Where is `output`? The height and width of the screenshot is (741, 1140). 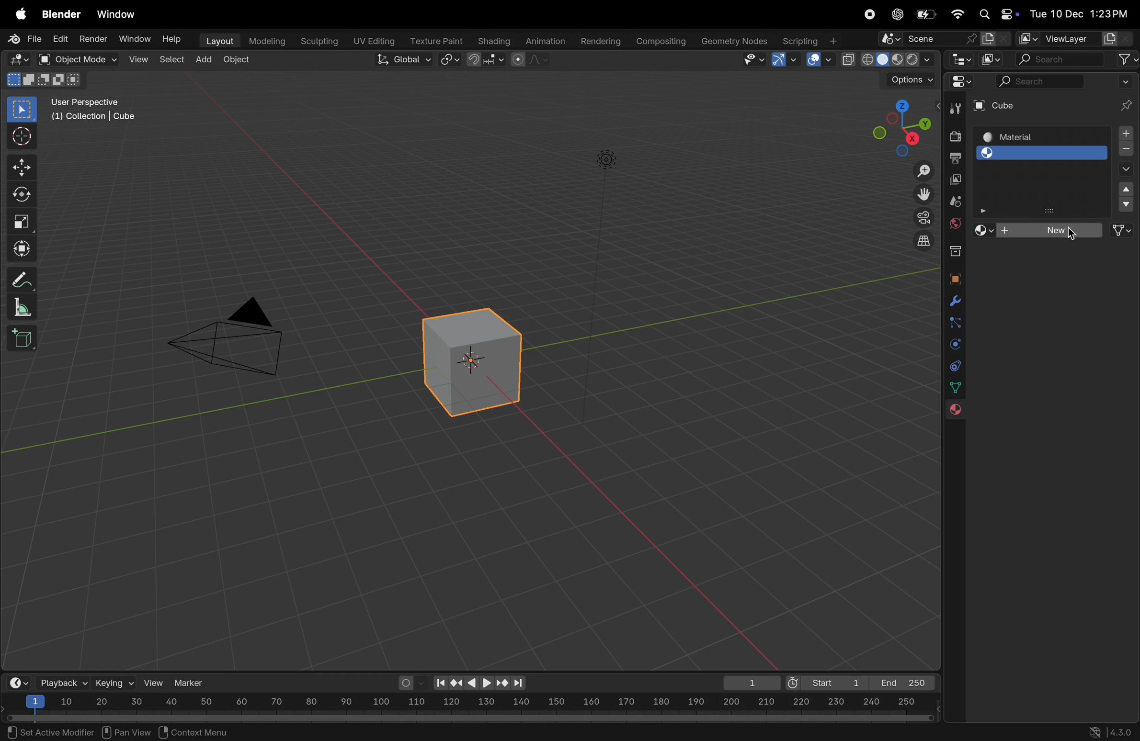 output is located at coordinates (955, 158).